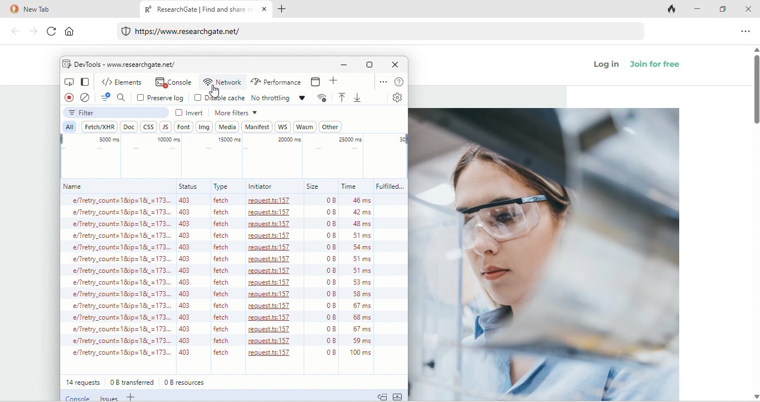 This screenshot has height=402, width=760. Describe the element at coordinates (227, 127) in the screenshot. I see `media` at that location.